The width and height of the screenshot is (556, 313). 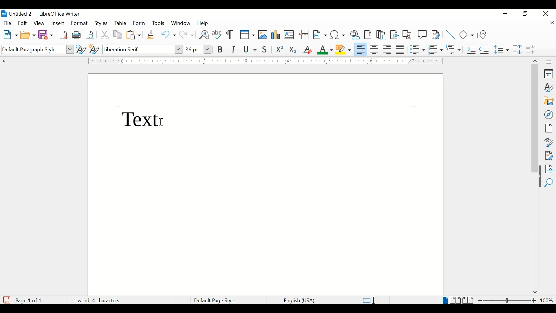 I want to click on drag handle, so click(x=537, y=182).